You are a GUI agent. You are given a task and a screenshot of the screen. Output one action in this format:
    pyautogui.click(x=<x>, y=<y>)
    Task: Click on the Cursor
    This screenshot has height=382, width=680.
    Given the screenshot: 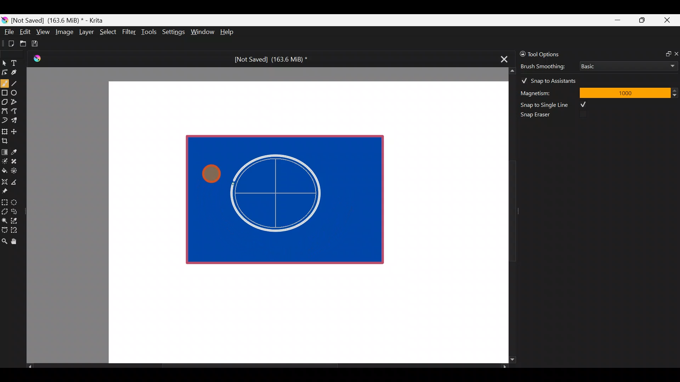 What is the action you would take?
    pyautogui.click(x=212, y=172)
    